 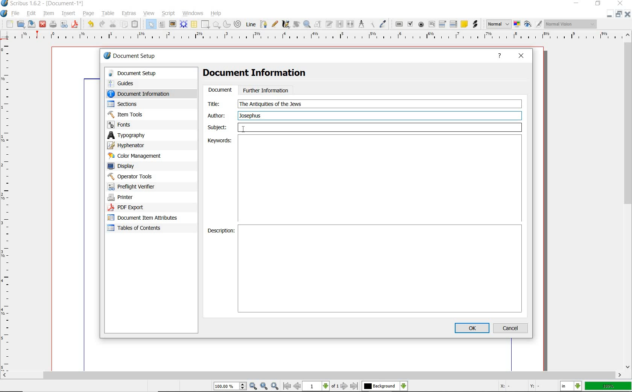 I want to click on Line, so click(x=251, y=24).